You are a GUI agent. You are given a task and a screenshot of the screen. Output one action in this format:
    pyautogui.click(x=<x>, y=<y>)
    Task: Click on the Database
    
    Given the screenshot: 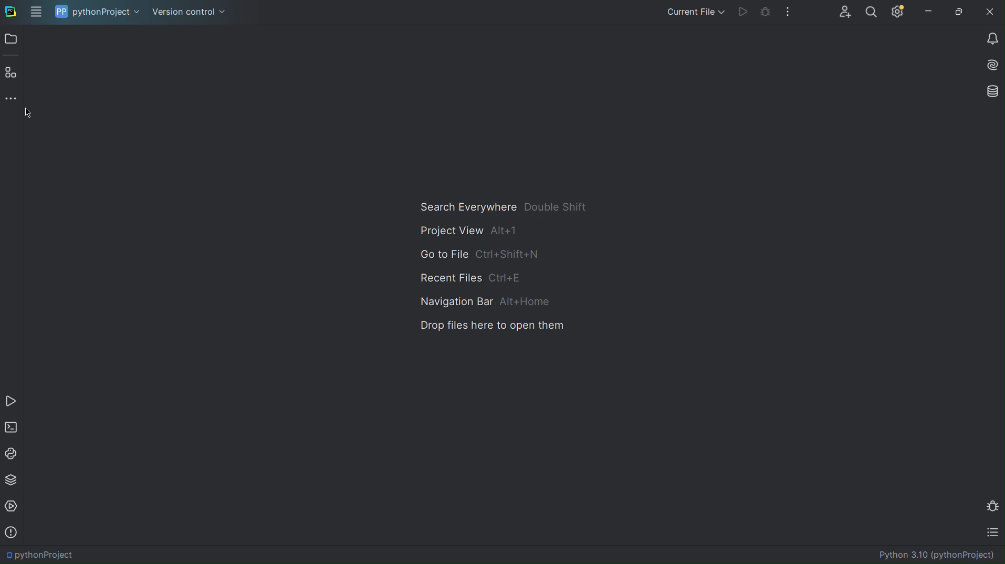 What is the action you would take?
    pyautogui.click(x=990, y=91)
    